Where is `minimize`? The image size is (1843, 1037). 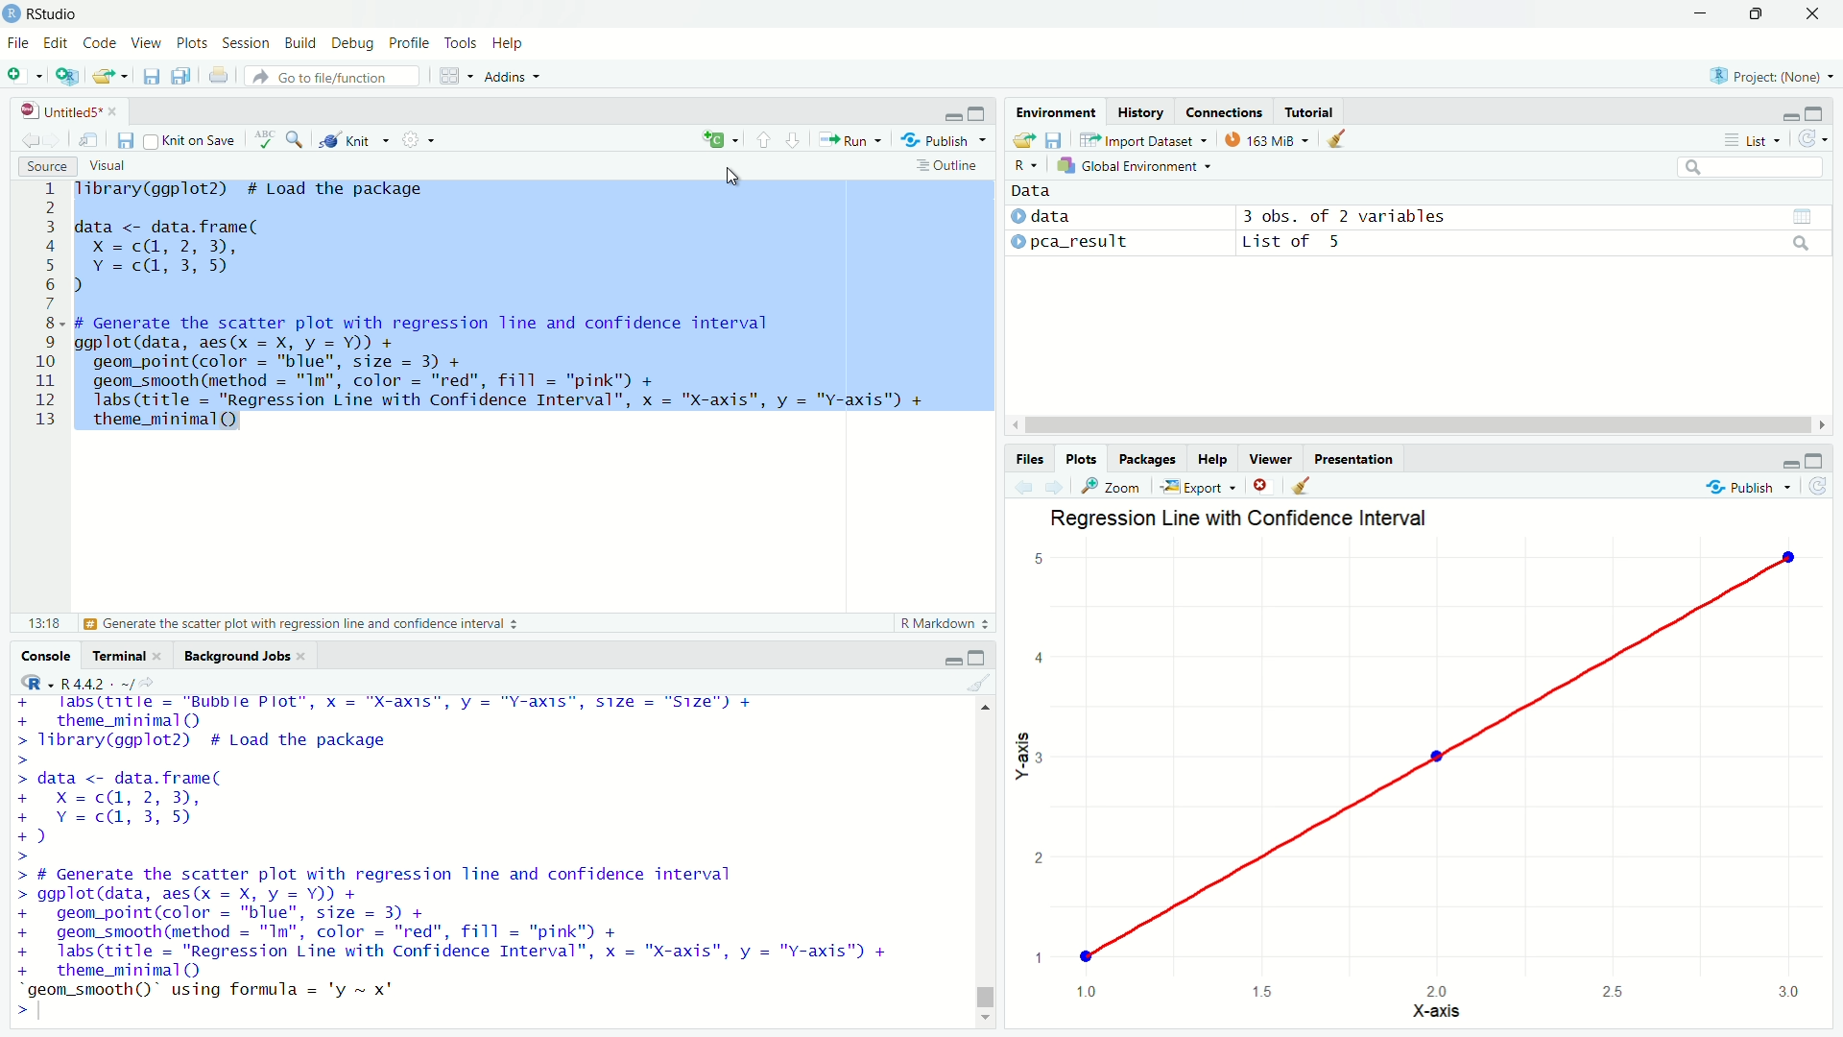 minimize is located at coordinates (950, 658).